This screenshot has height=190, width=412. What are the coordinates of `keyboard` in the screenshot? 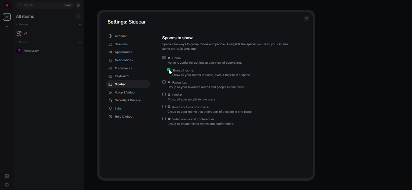 It's located at (119, 76).